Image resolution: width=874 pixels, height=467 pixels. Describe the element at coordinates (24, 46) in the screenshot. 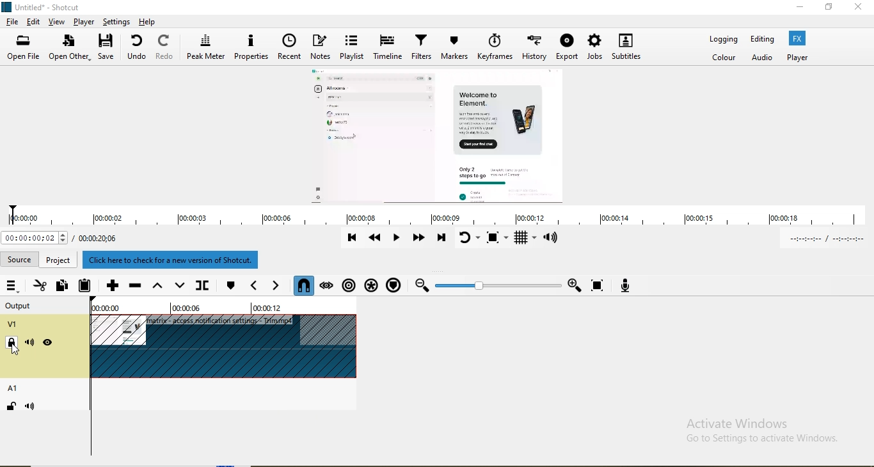

I see `Open file ` at that location.